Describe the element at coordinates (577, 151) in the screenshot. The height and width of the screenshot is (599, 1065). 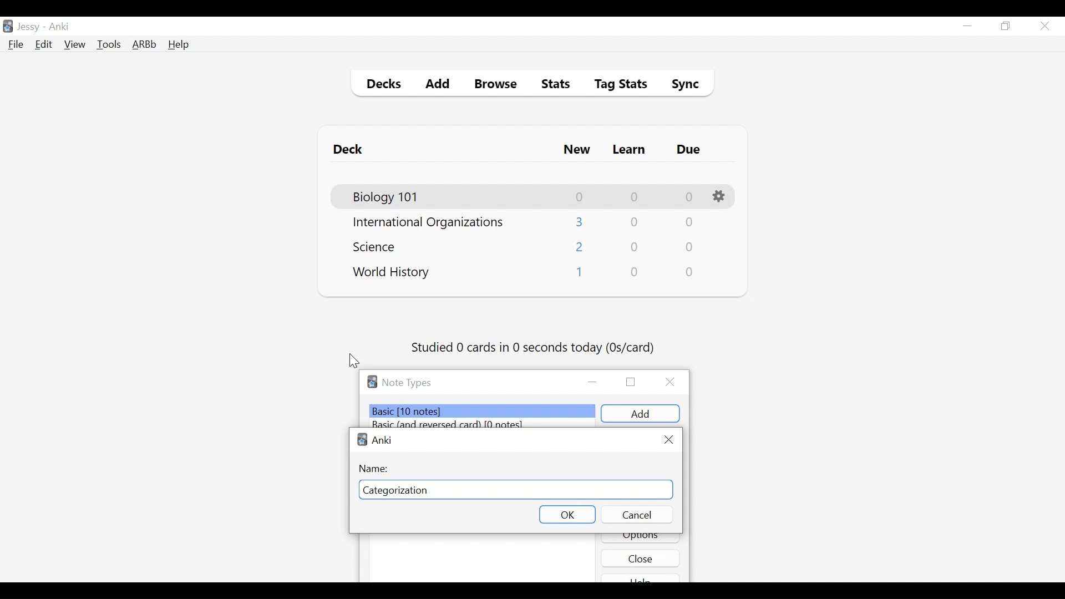
I see `New` at that location.